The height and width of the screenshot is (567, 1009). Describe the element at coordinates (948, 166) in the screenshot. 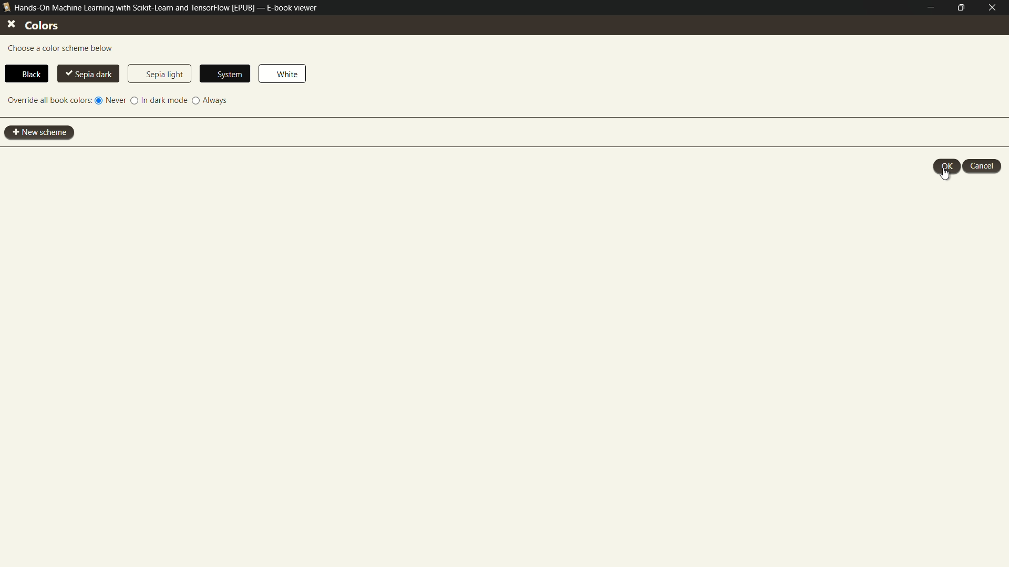

I see `ok` at that location.